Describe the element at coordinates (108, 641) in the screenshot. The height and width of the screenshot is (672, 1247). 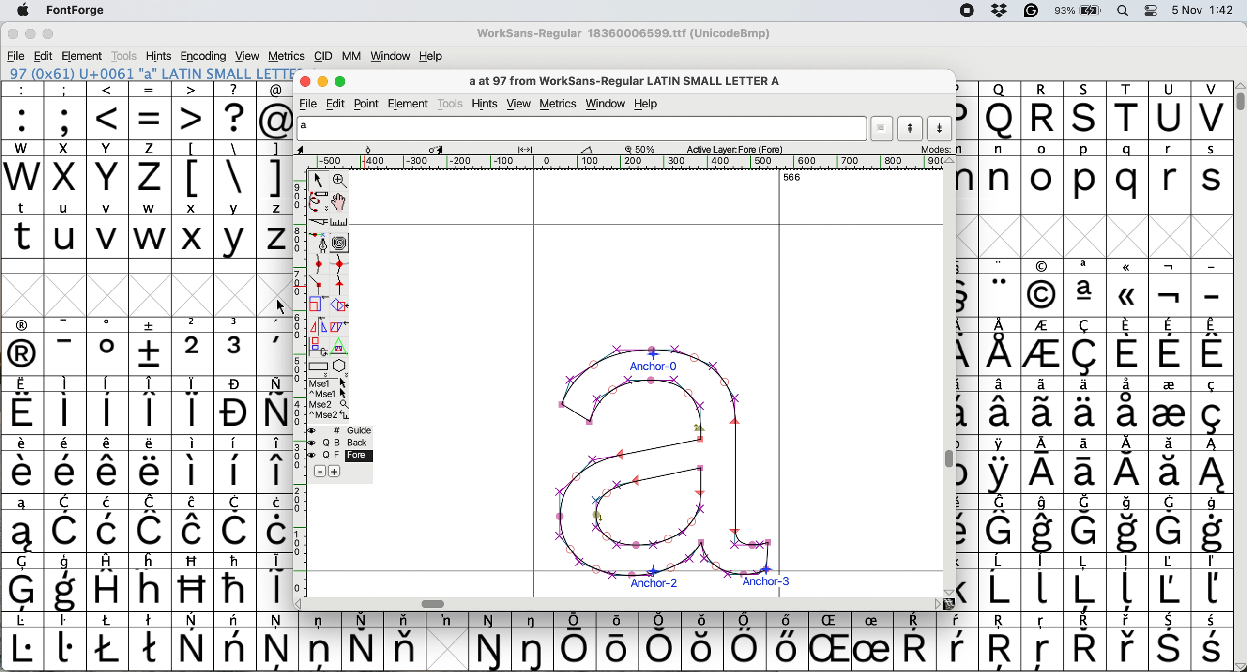
I see `symbol` at that location.